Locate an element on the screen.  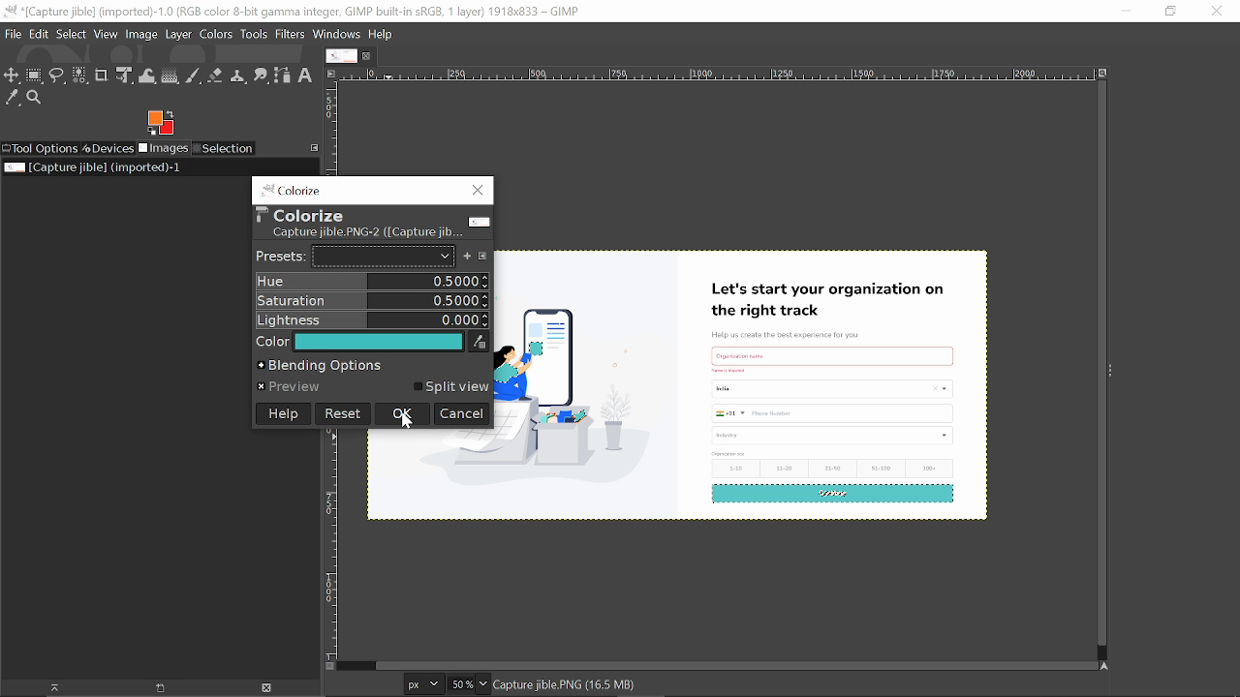
Colors is located at coordinates (215, 35).